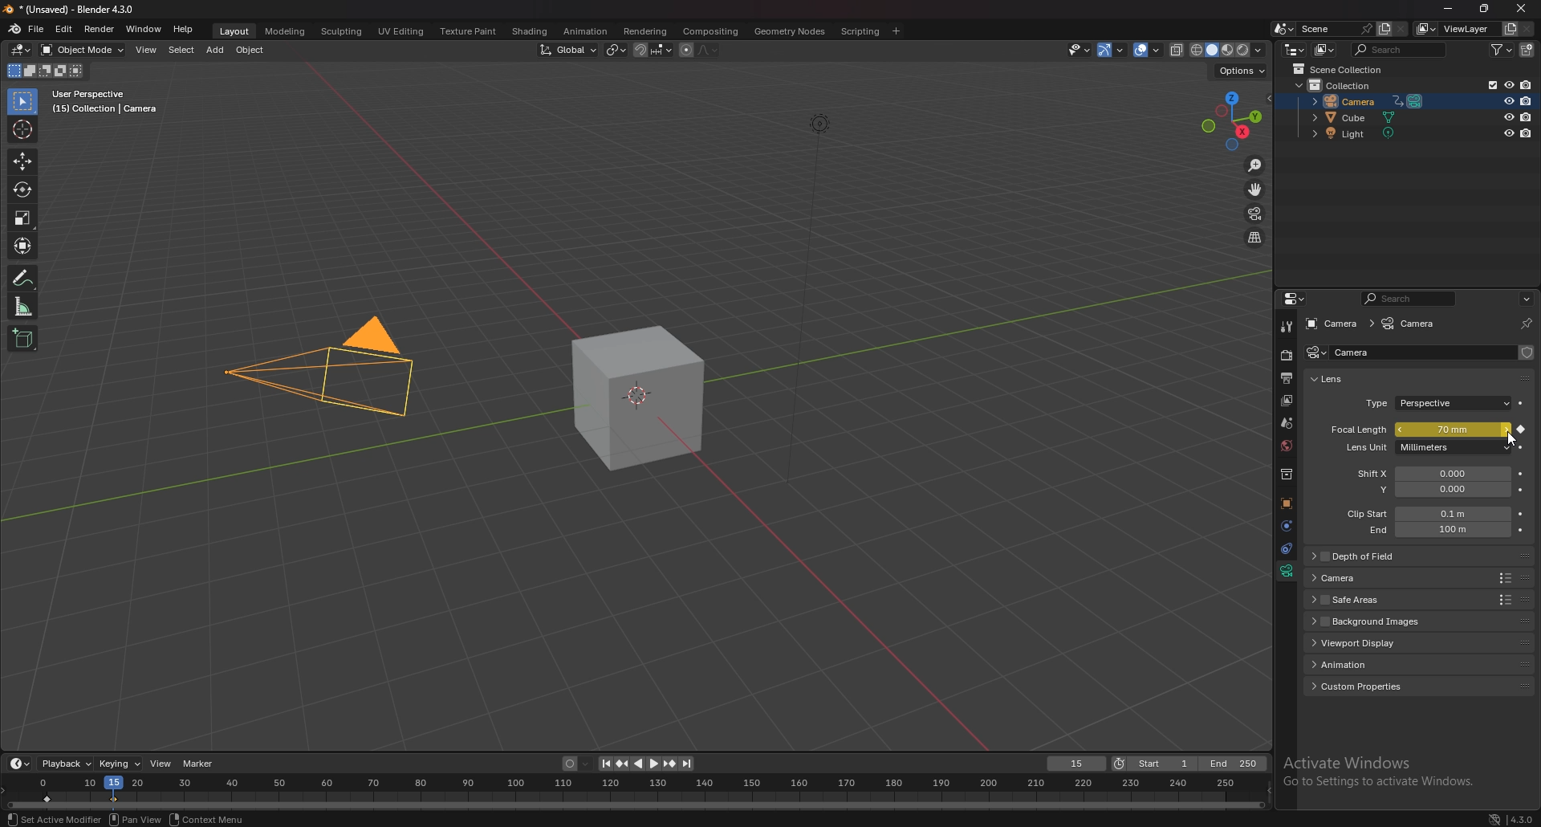 This screenshot has width=1541, height=827. Describe the element at coordinates (1286, 475) in the screenshot. I see `collections` at that location.